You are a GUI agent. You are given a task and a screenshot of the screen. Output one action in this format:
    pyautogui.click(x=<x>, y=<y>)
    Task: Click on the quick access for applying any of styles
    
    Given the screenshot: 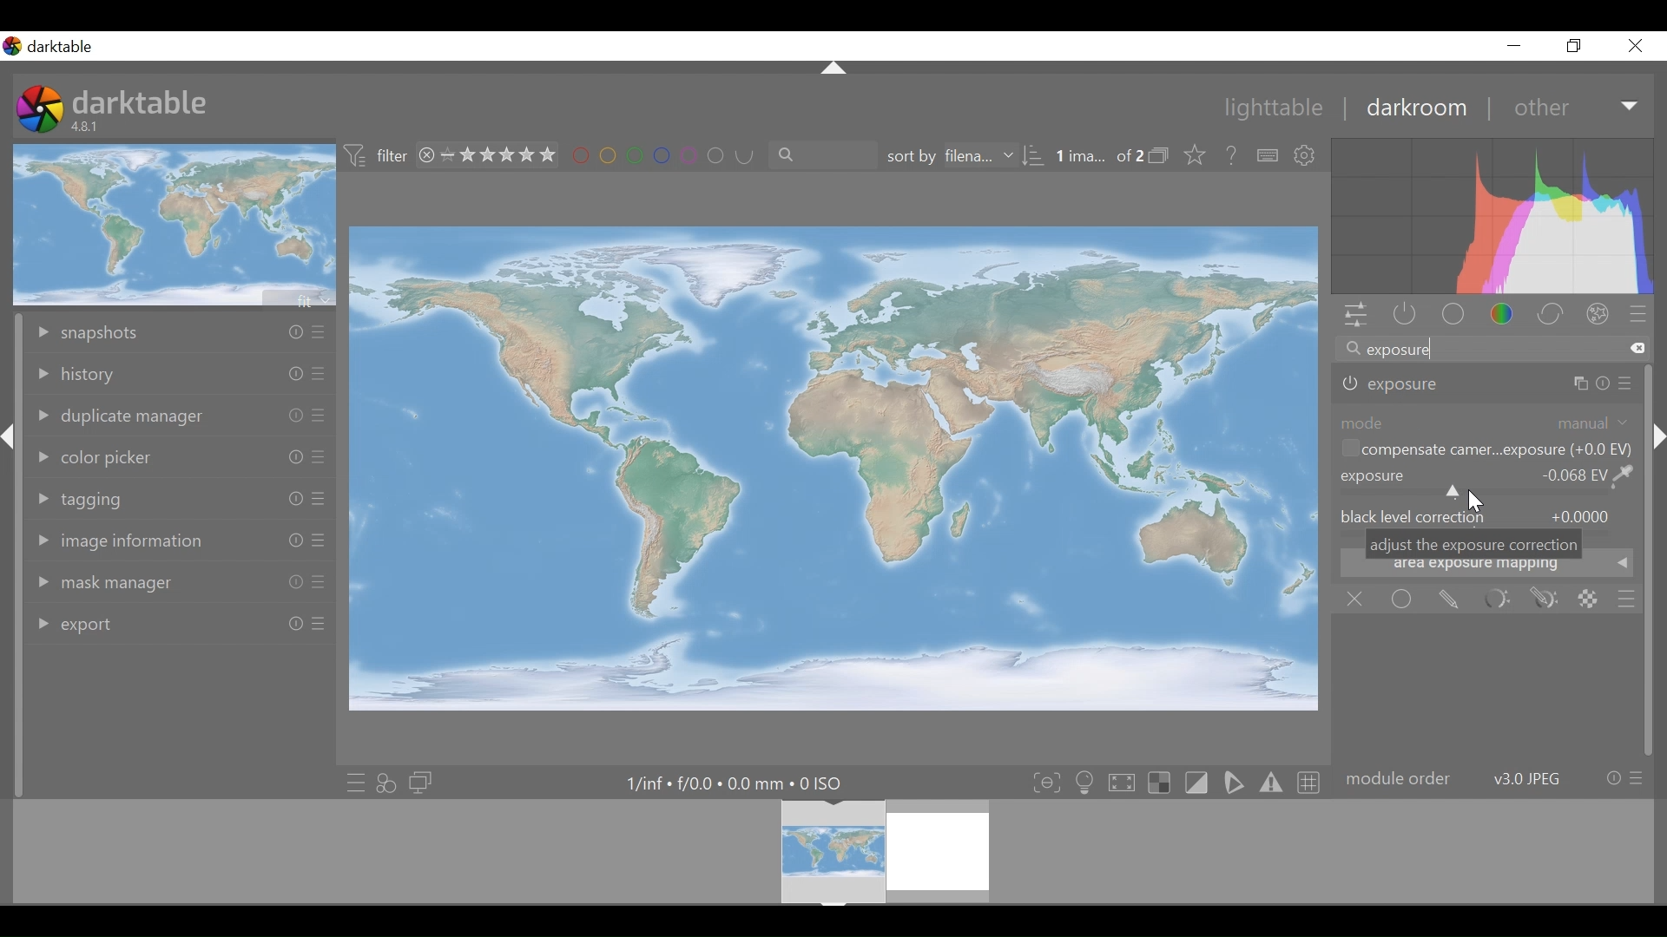 What is the action you would take?
    pyautogui.click(x=386, y=781)
    